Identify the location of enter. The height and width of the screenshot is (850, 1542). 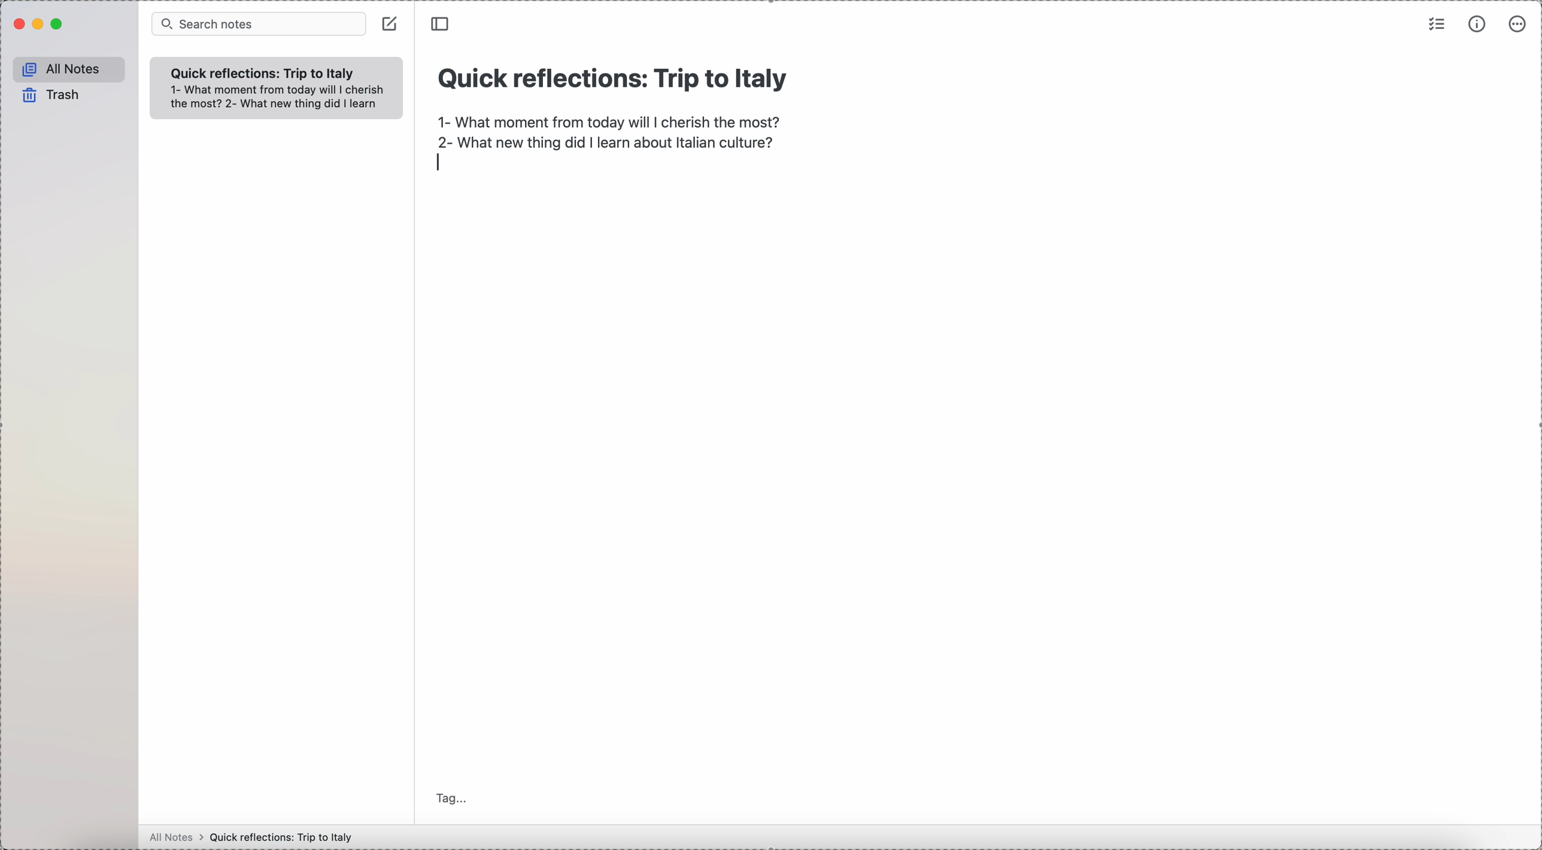
(439, 163).